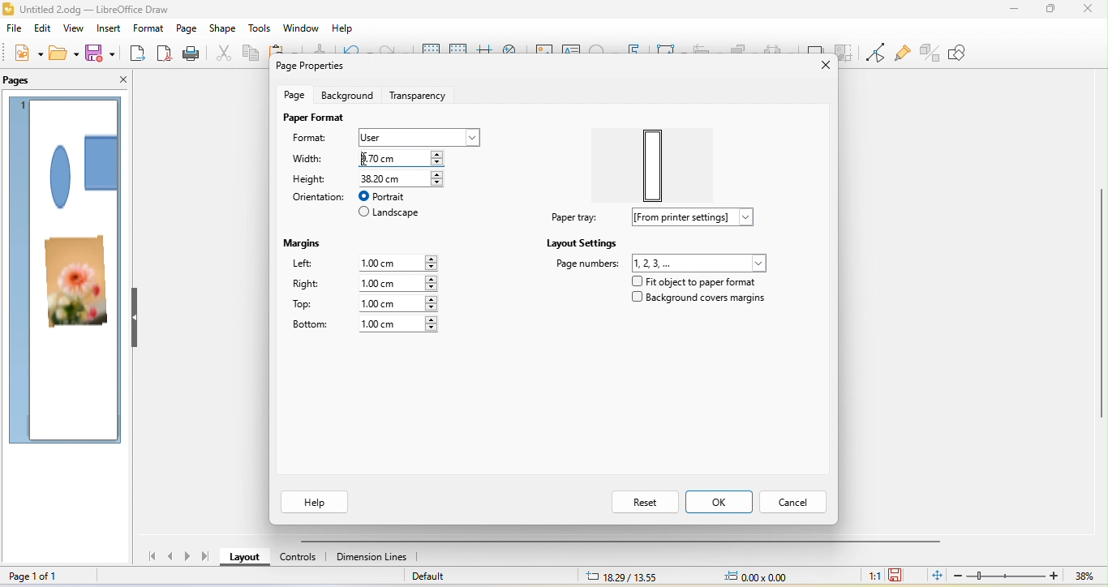 The image size is (1108, 587). I want to click on orientation, so click(318, 199).